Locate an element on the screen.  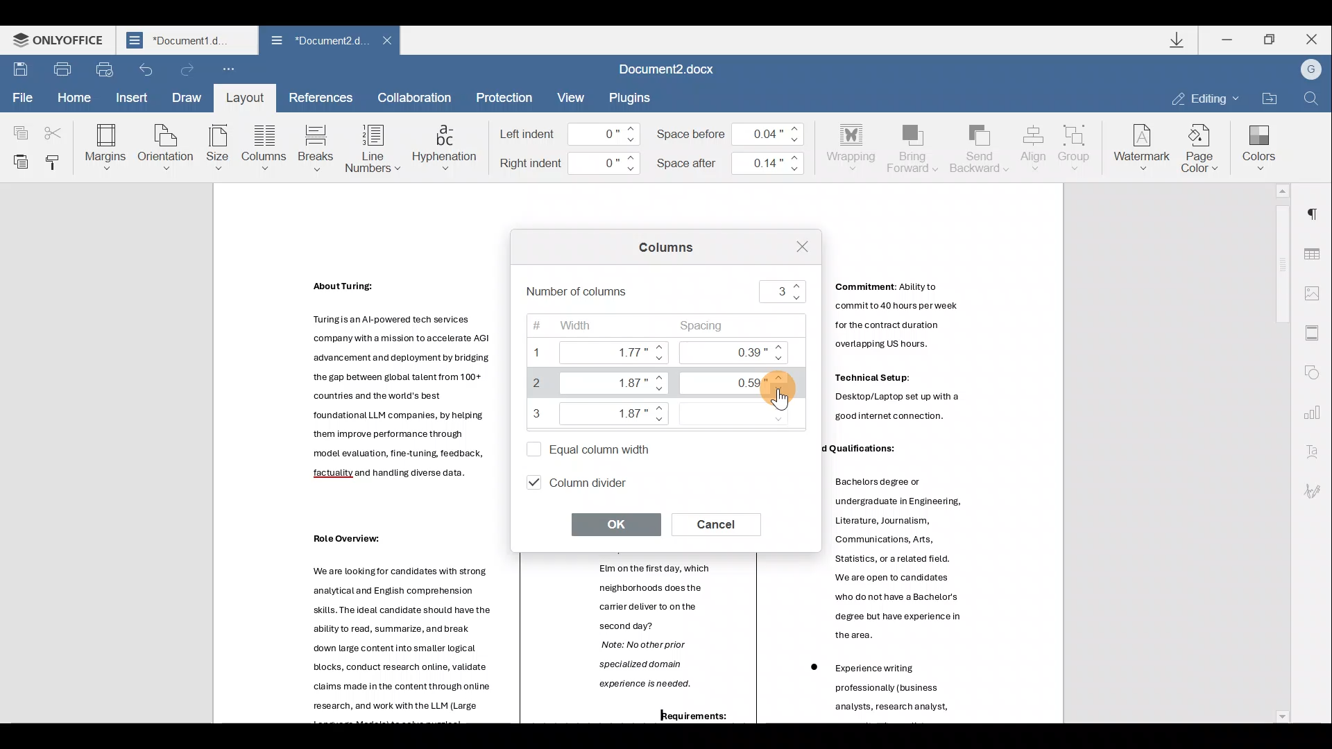
Columns is located at coordinates (661, 250).